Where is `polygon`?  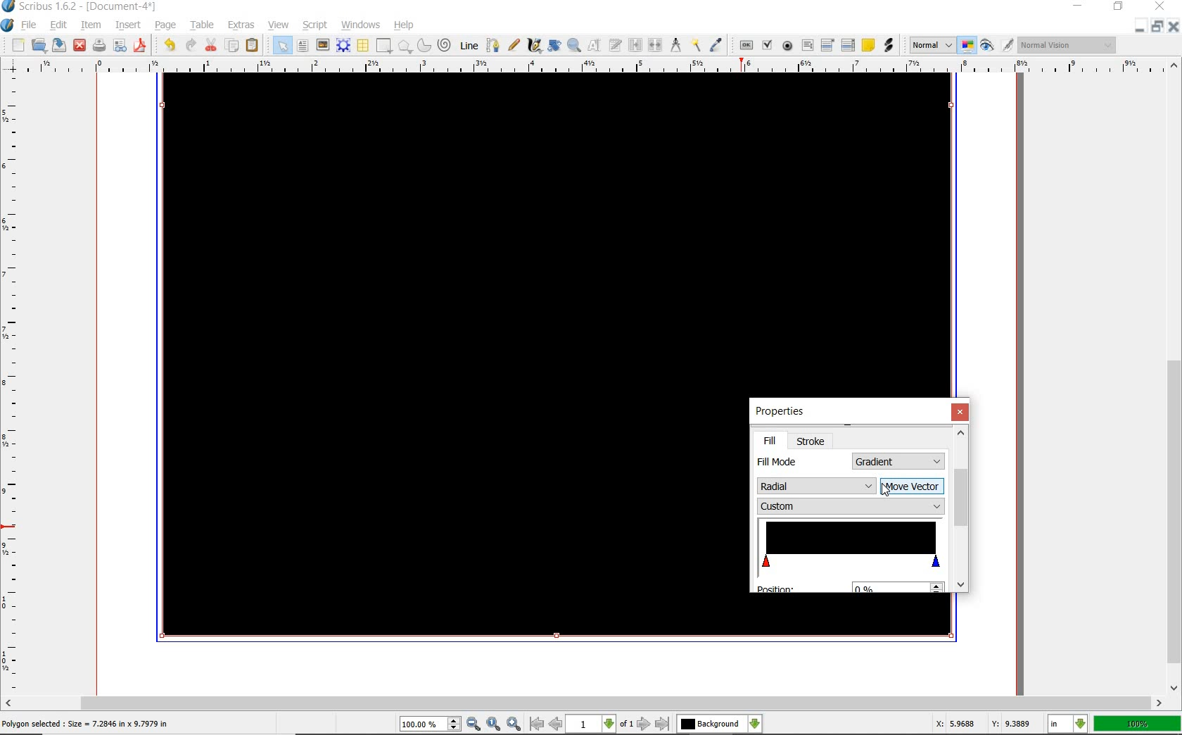
polygon is located at coordinates (405, 47).